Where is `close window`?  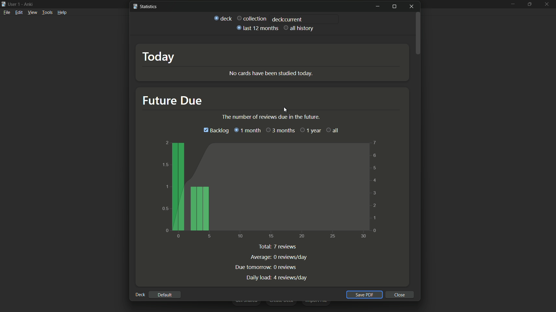
close window is located at coordinates (411, 6).